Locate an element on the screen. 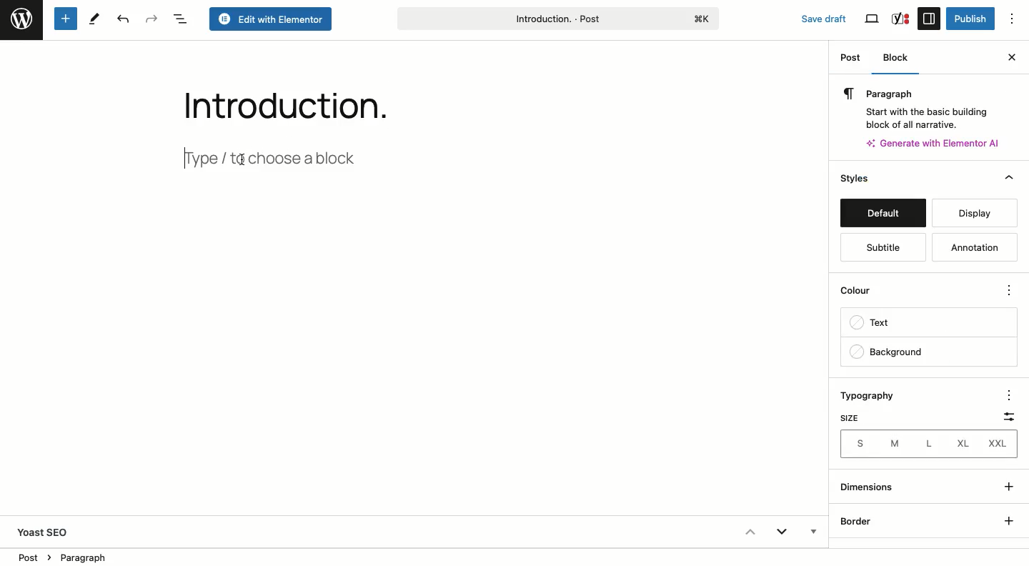 The image size is (1029, 566). Document overview is located at coordinates (181, 20).